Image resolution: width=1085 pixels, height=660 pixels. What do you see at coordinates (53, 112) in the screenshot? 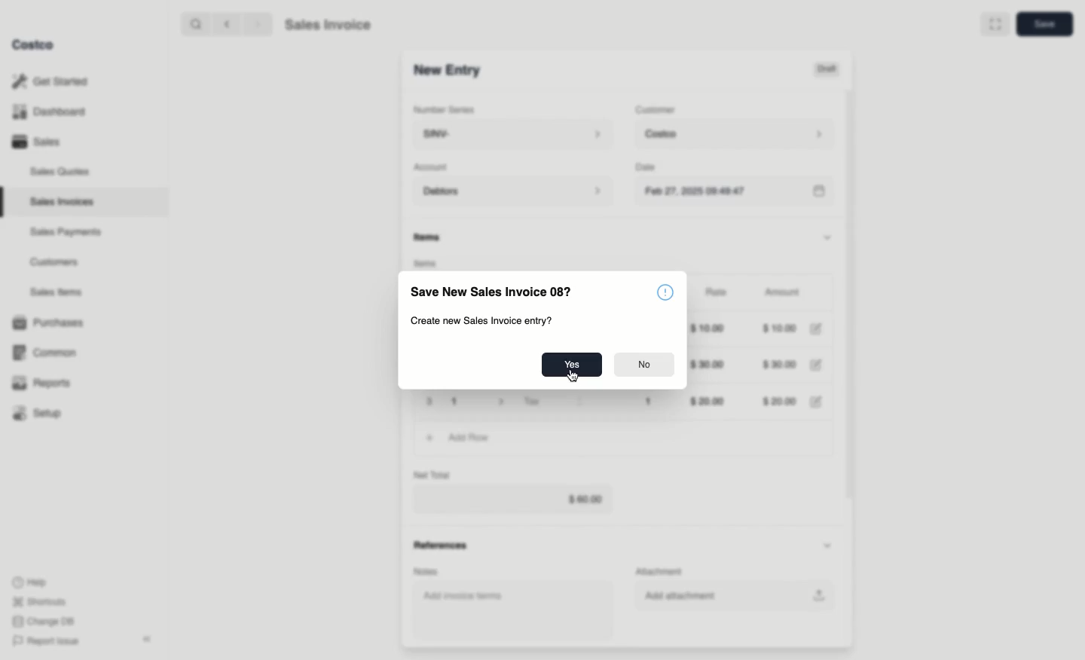
I see `Dashboard` at bounding box center [53, 112].